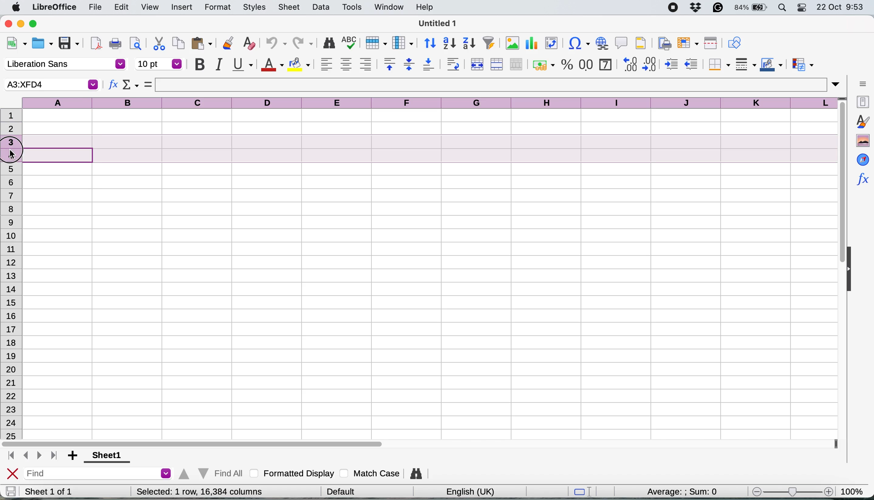  Describe the element at coordinates (863, 141) in the screenshot. I see `gallery` at that location.